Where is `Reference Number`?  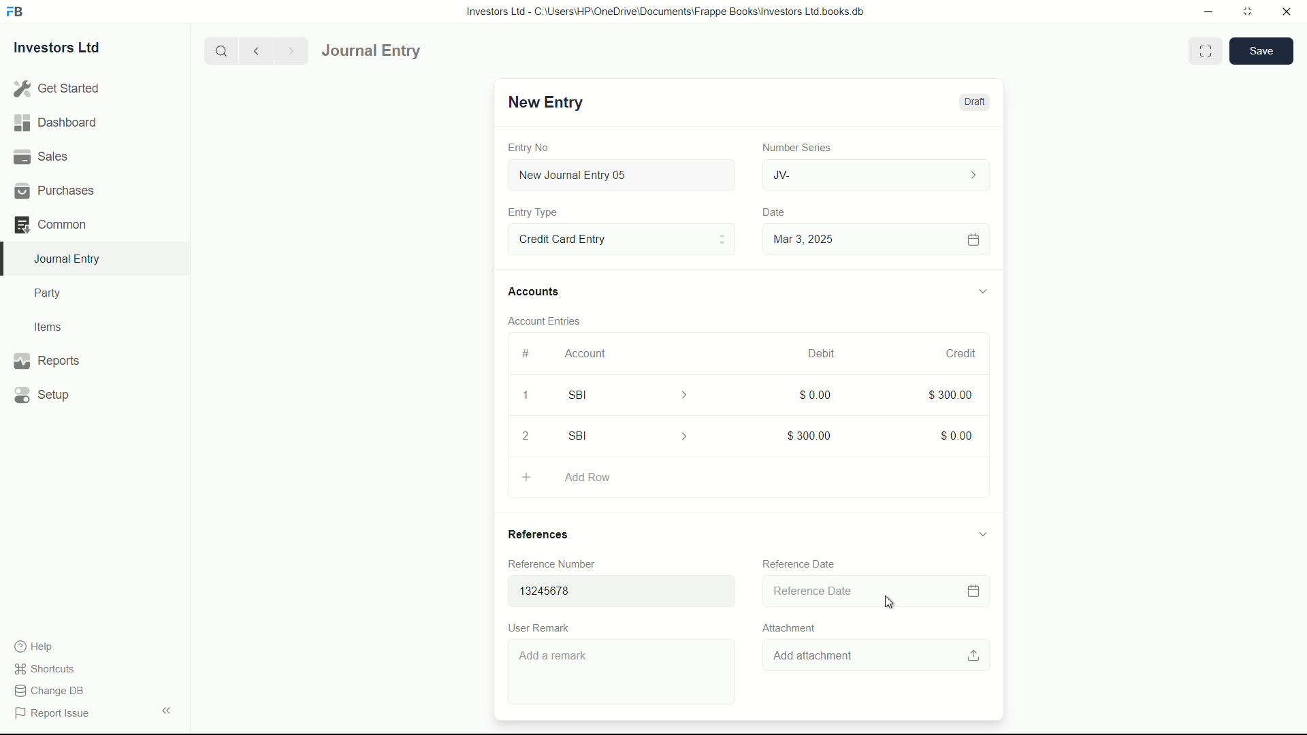
Reference Number is located at coordinates (561, 563).